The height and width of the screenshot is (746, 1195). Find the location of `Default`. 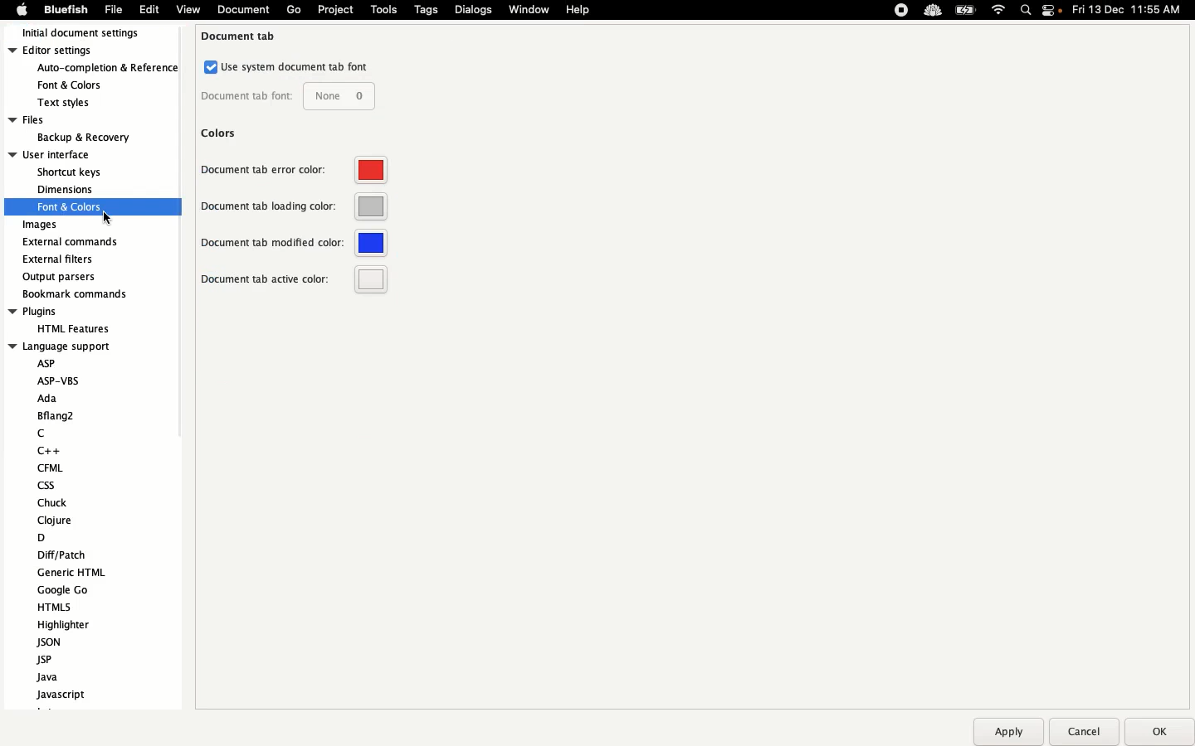

Default is located at coordinates (376, 168).